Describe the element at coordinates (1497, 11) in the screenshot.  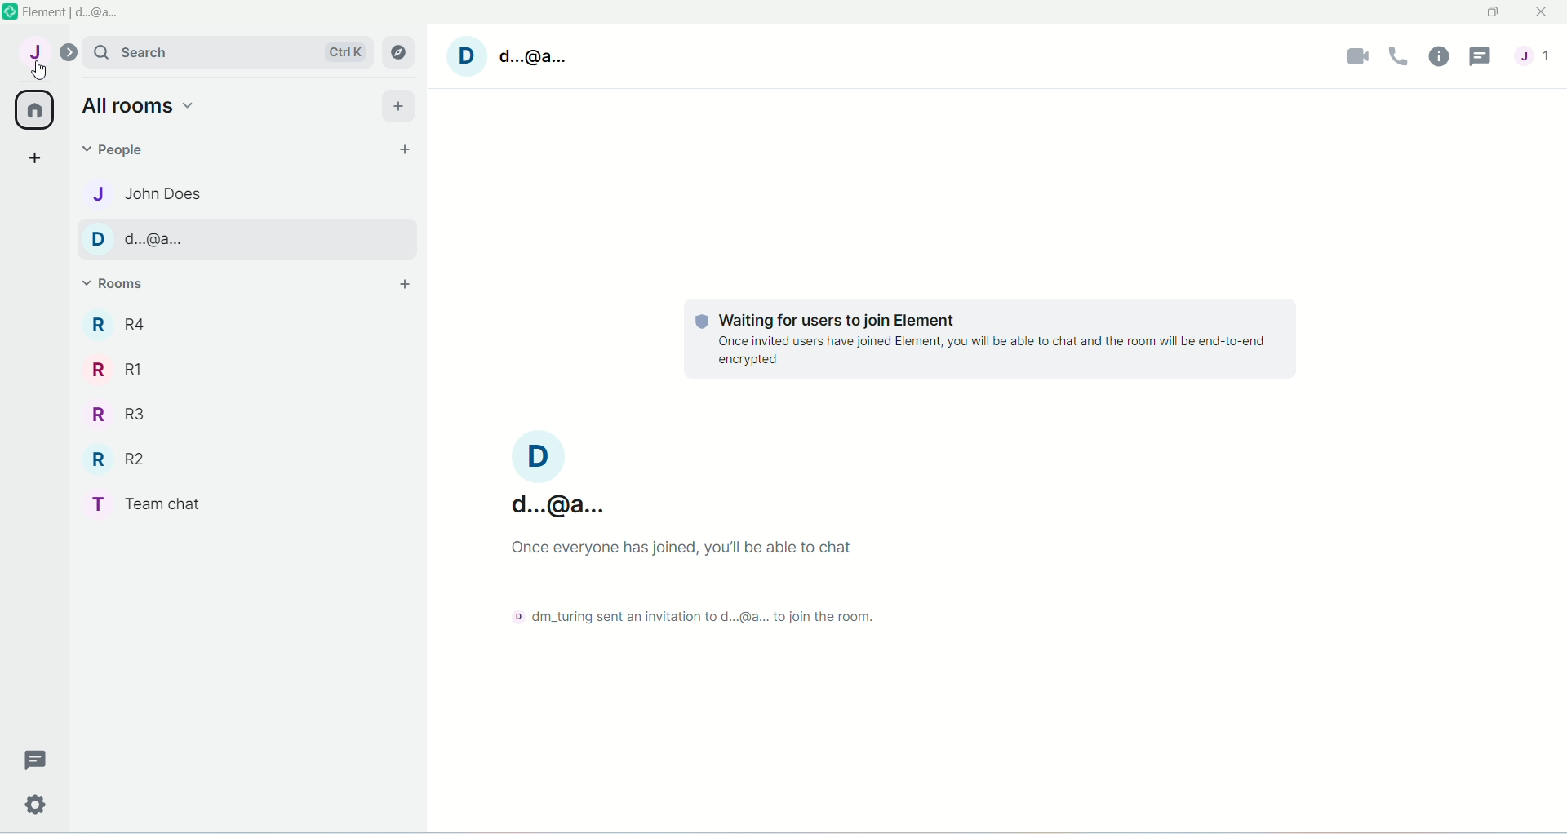
I see `Maximize` at that location.